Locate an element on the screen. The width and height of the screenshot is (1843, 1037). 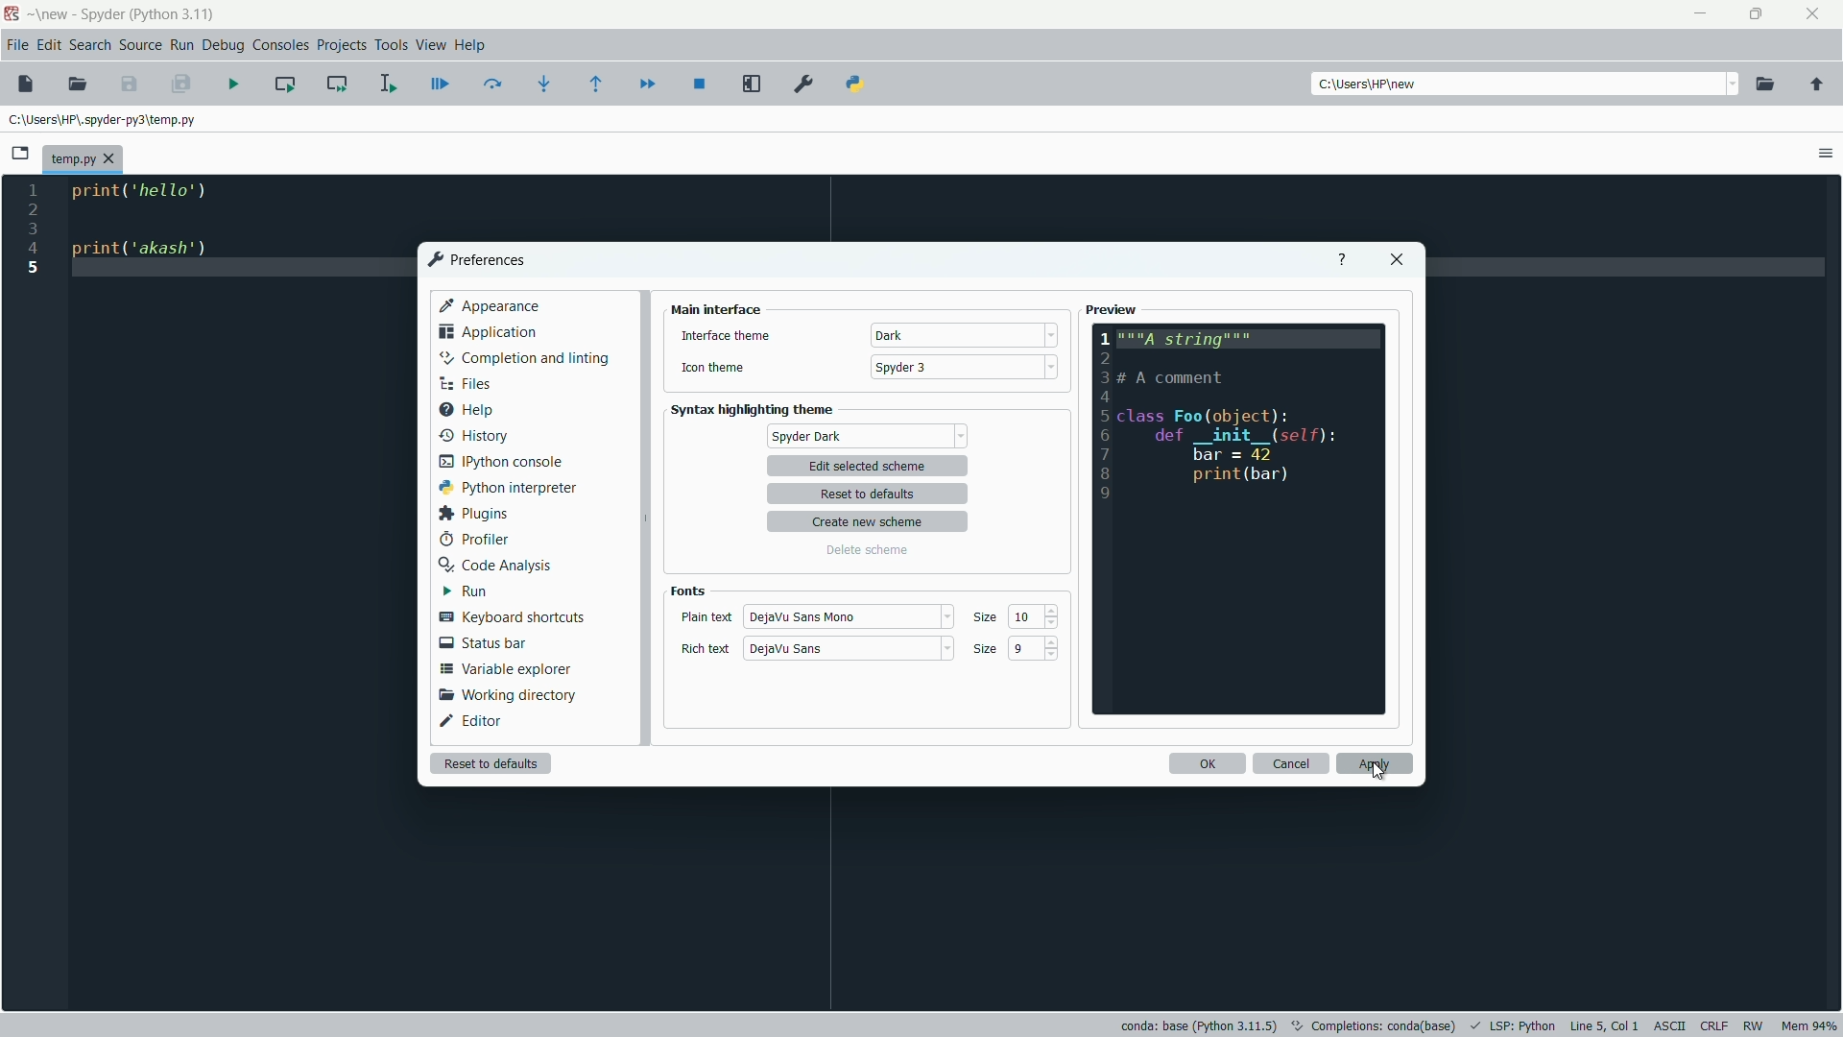
code is located at coordinates (151, 225).